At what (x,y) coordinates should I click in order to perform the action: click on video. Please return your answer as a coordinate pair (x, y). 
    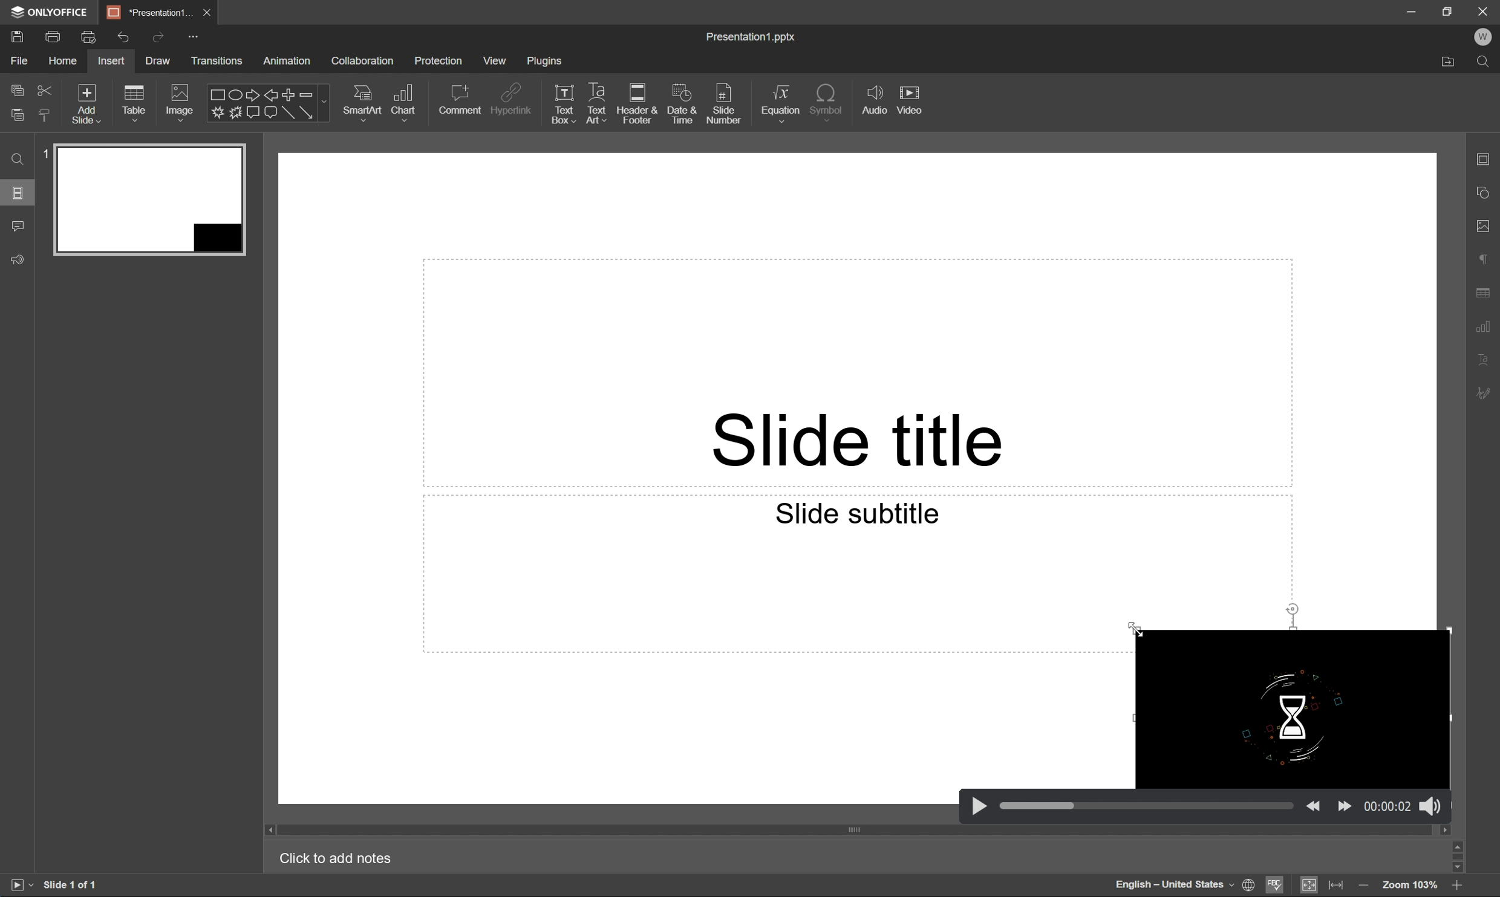
    Looking at the image, I should click on (911, 100).